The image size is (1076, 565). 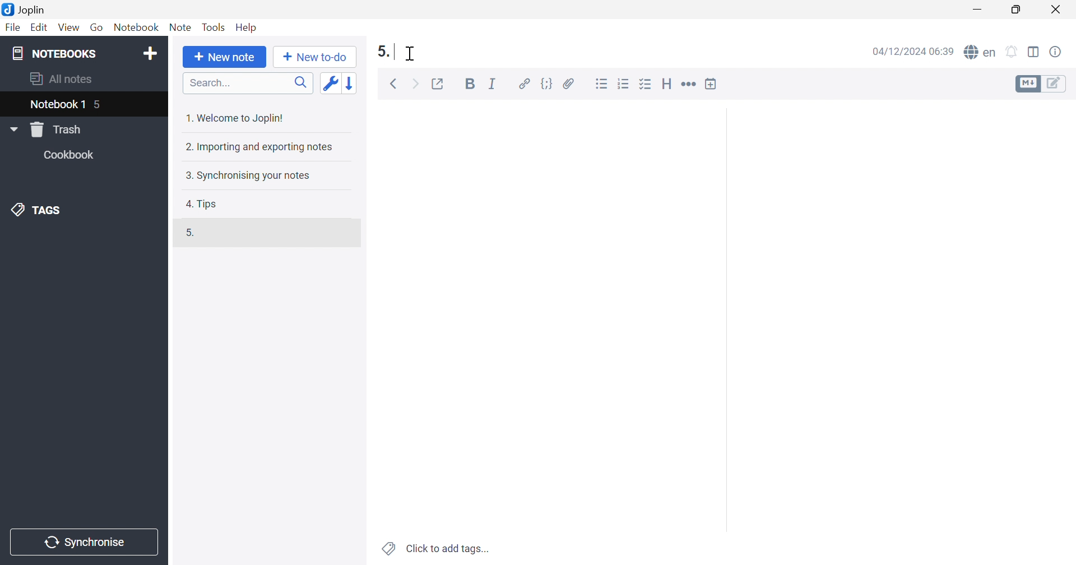 I want to click on Note properties, so click(x=1057, y=53).